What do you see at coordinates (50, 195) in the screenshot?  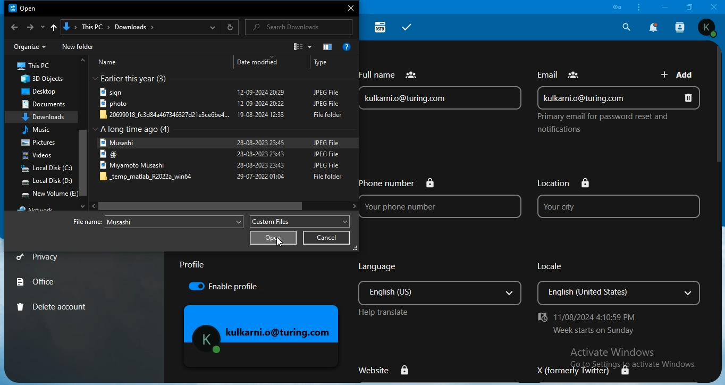 I see `new volume e` at bounding box center [50, 195].